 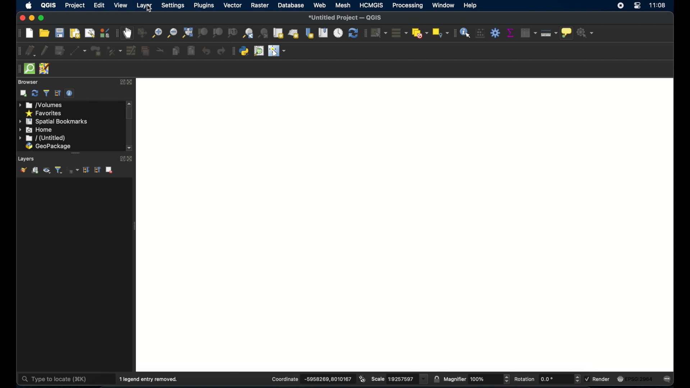 I want to click on project, so click(x=75, y=5).